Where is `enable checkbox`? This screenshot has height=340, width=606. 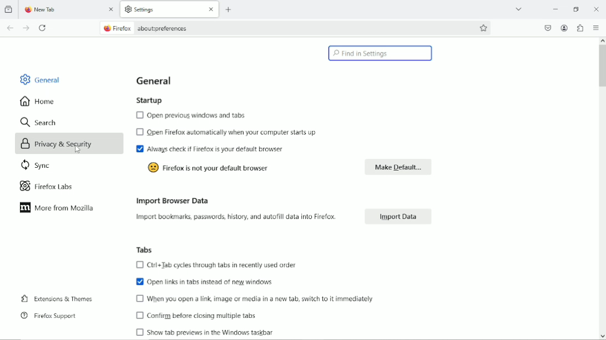 enable checkbox is located at coordinates (138, 281).